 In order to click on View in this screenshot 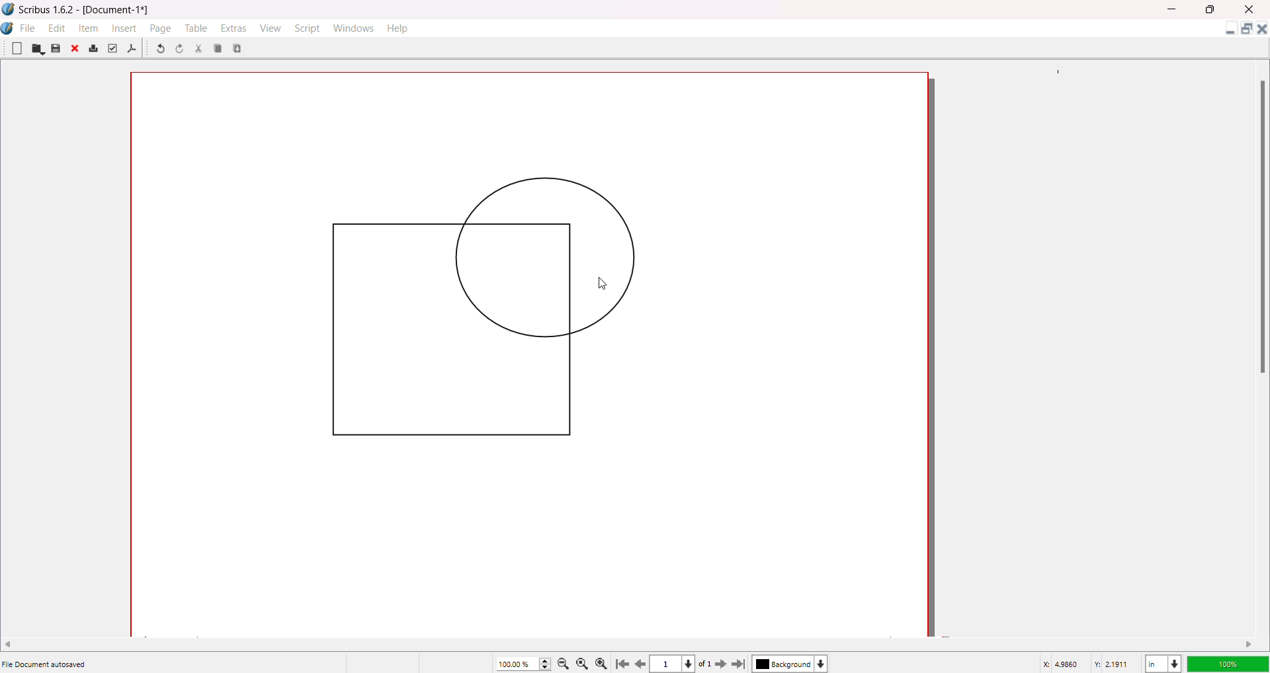, I will do `click(269, 27)`.